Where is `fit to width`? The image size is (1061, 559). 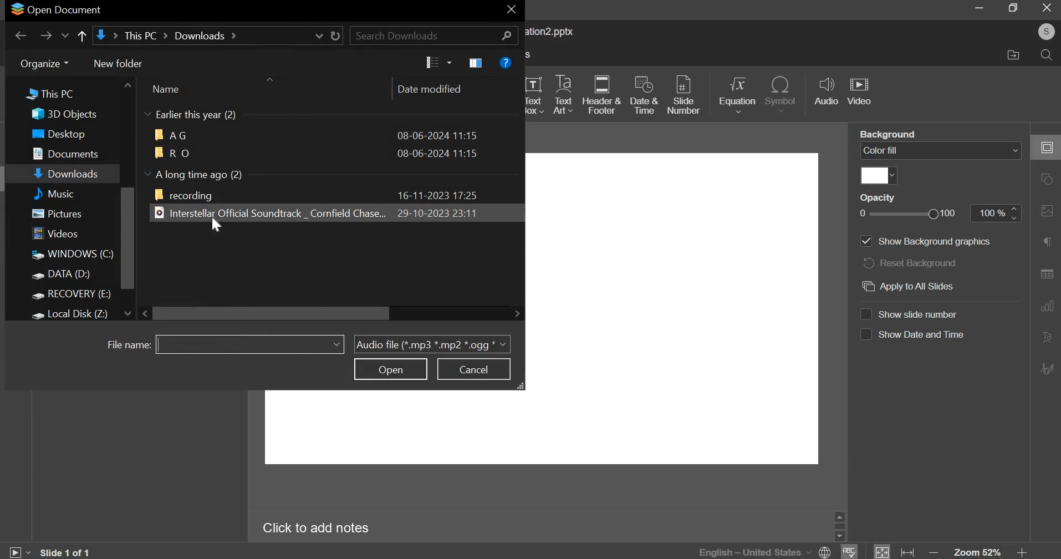 fit to width is located at coordinates (906, 551).